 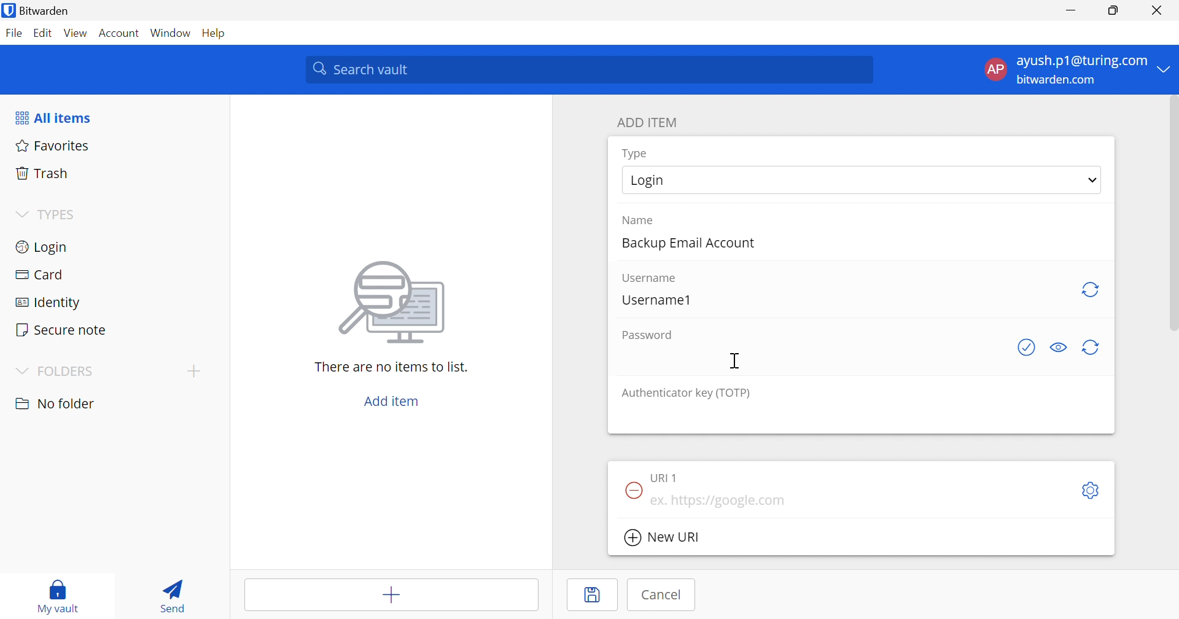 I want to click on Favorites, so click(x=54, y=145).